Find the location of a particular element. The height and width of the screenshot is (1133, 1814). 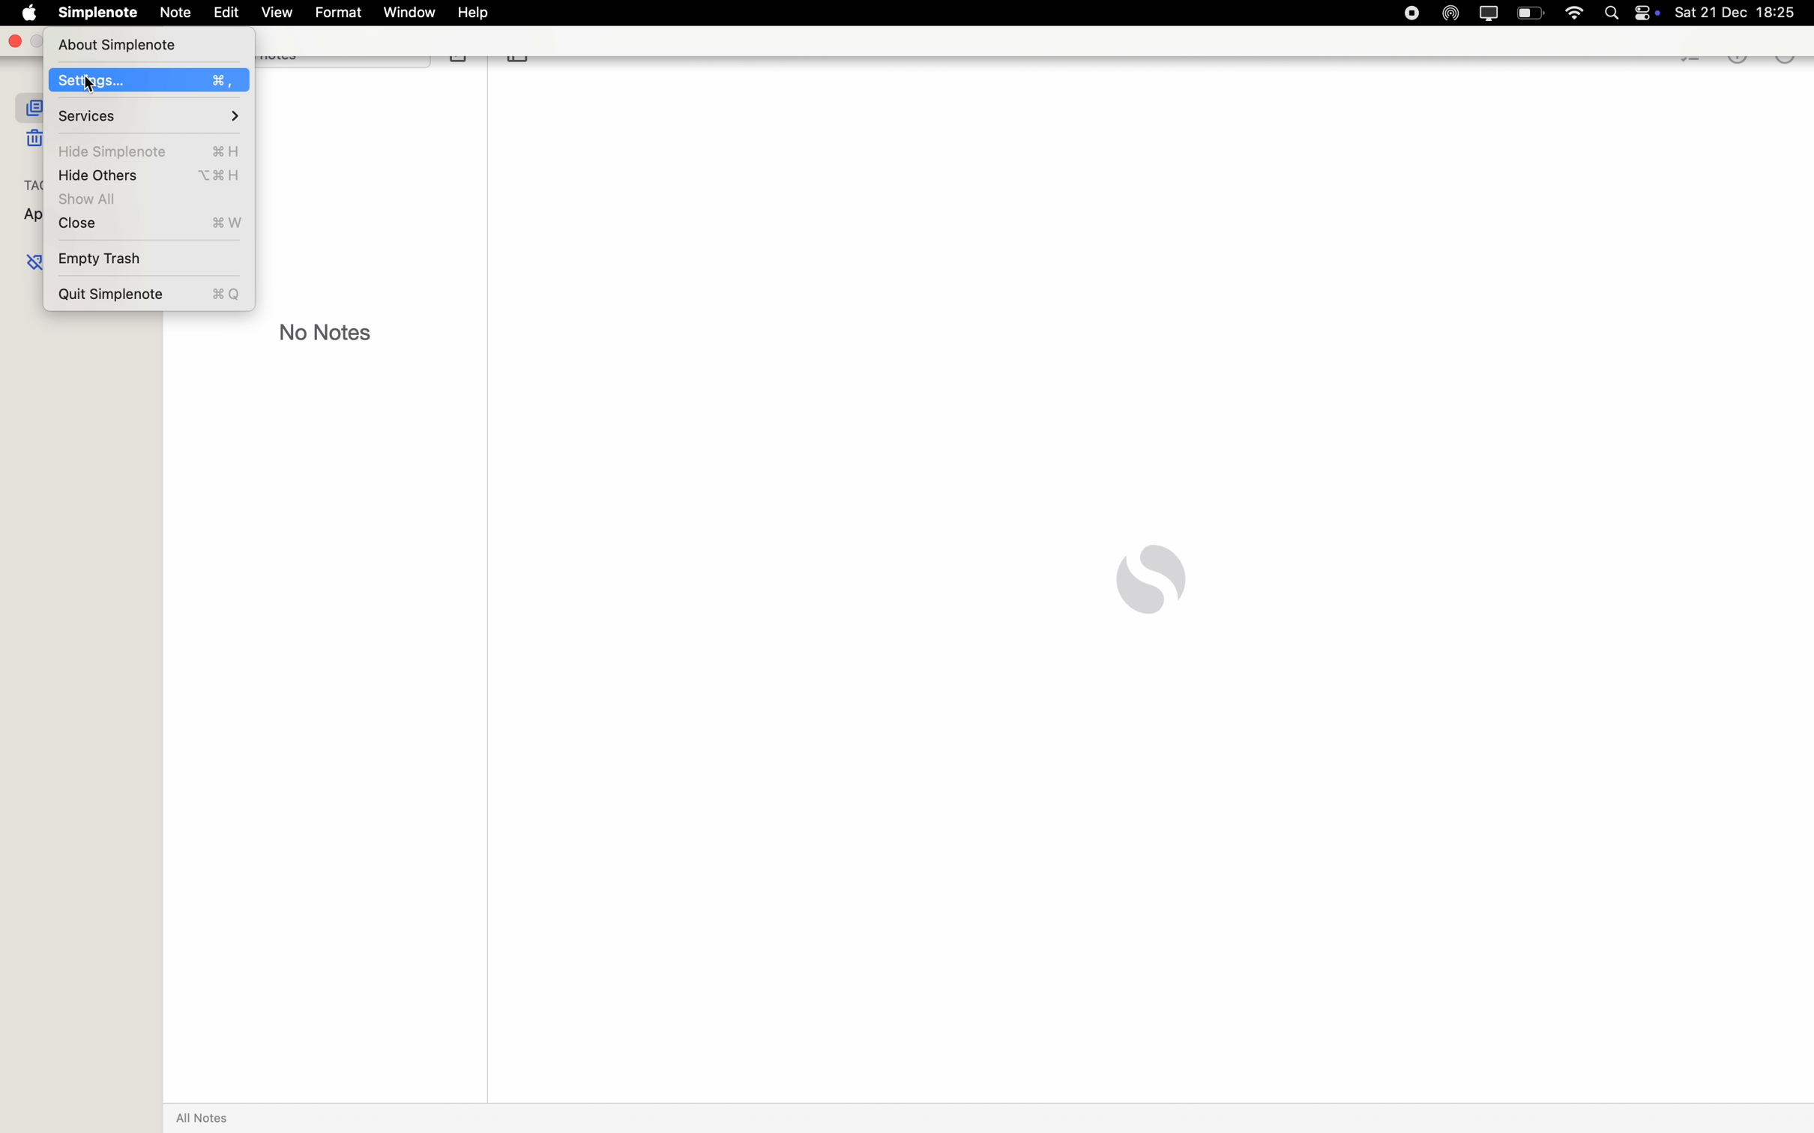

controls is located at coordinates (1644, 13).